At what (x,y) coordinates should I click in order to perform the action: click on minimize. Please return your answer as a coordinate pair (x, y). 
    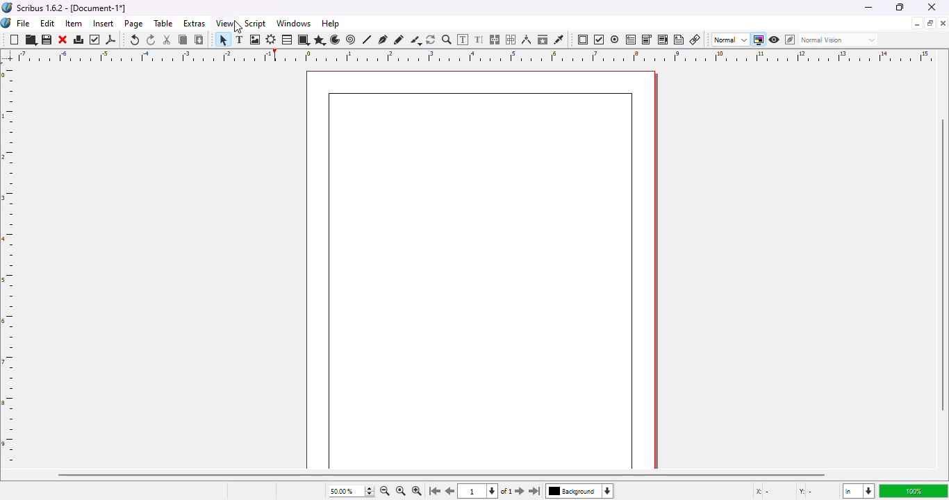
    Looking at the image, I should click on (868, 7).